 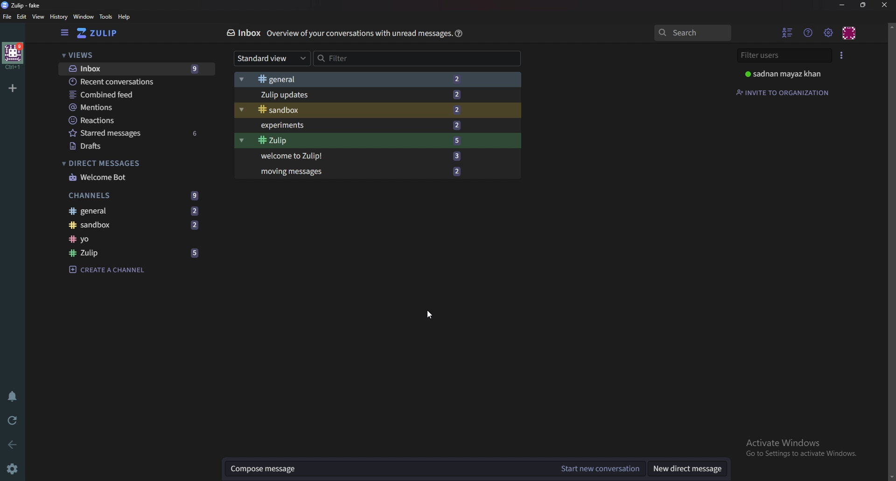 I want to click on Inbox, so click(x=243, y=32).